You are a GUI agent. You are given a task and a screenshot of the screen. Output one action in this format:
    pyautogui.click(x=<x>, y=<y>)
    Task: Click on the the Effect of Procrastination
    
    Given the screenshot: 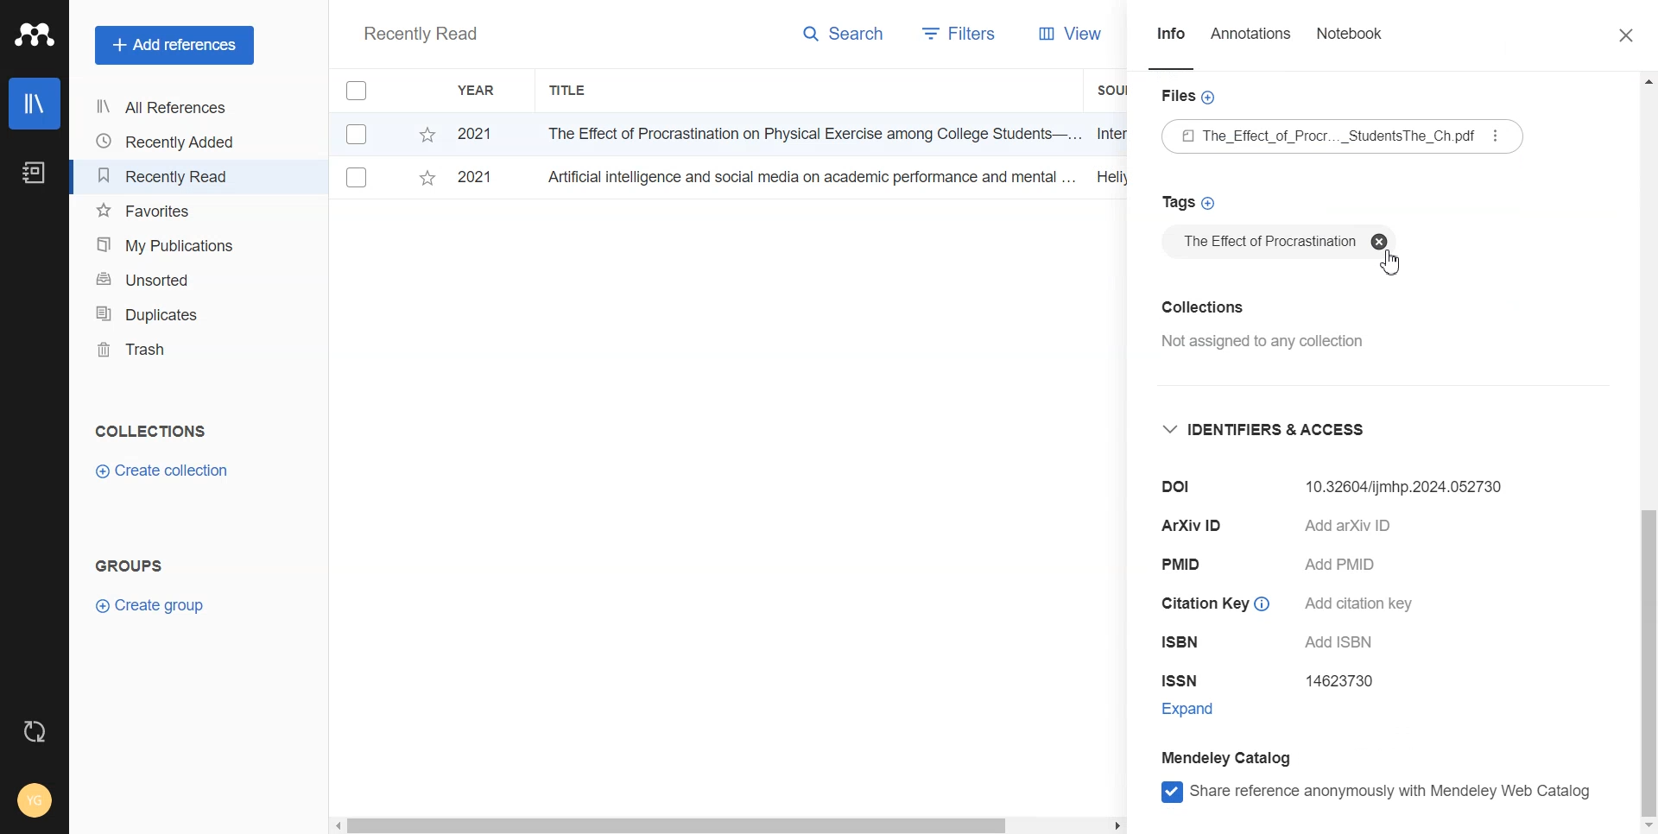 What is the action you would take?
    pyautogui.click(x=1277, y=242)
    